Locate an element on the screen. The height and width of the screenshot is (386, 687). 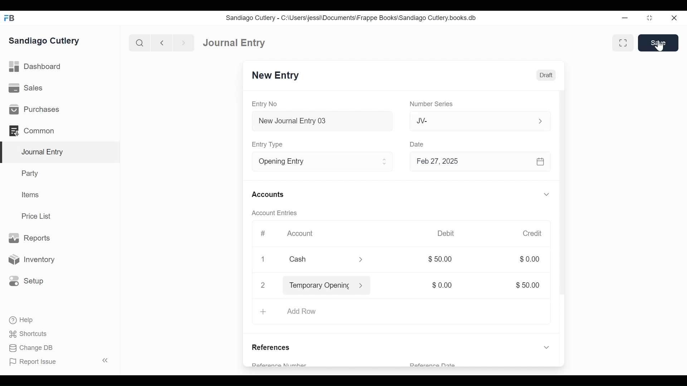
Shortcuts is located at coordinates (29, 335).